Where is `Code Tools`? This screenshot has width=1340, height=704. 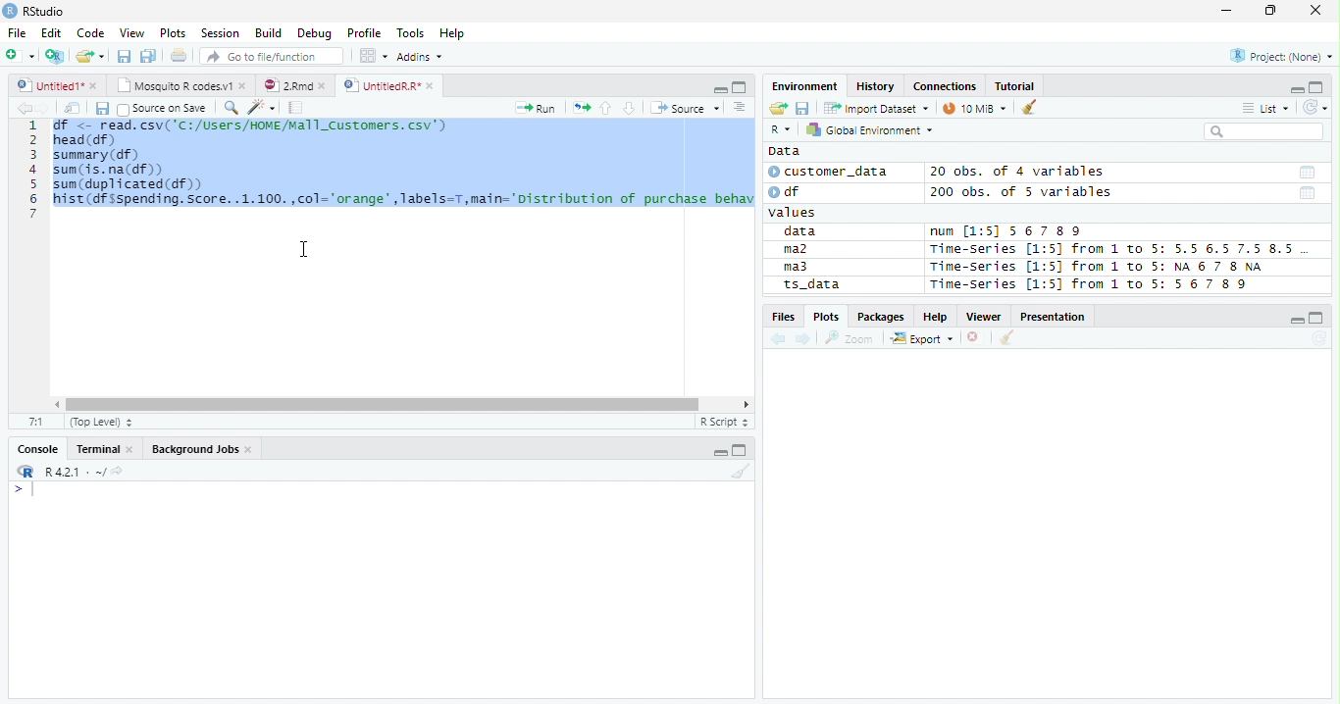 Code Tools is located at coordinates (261, 108).